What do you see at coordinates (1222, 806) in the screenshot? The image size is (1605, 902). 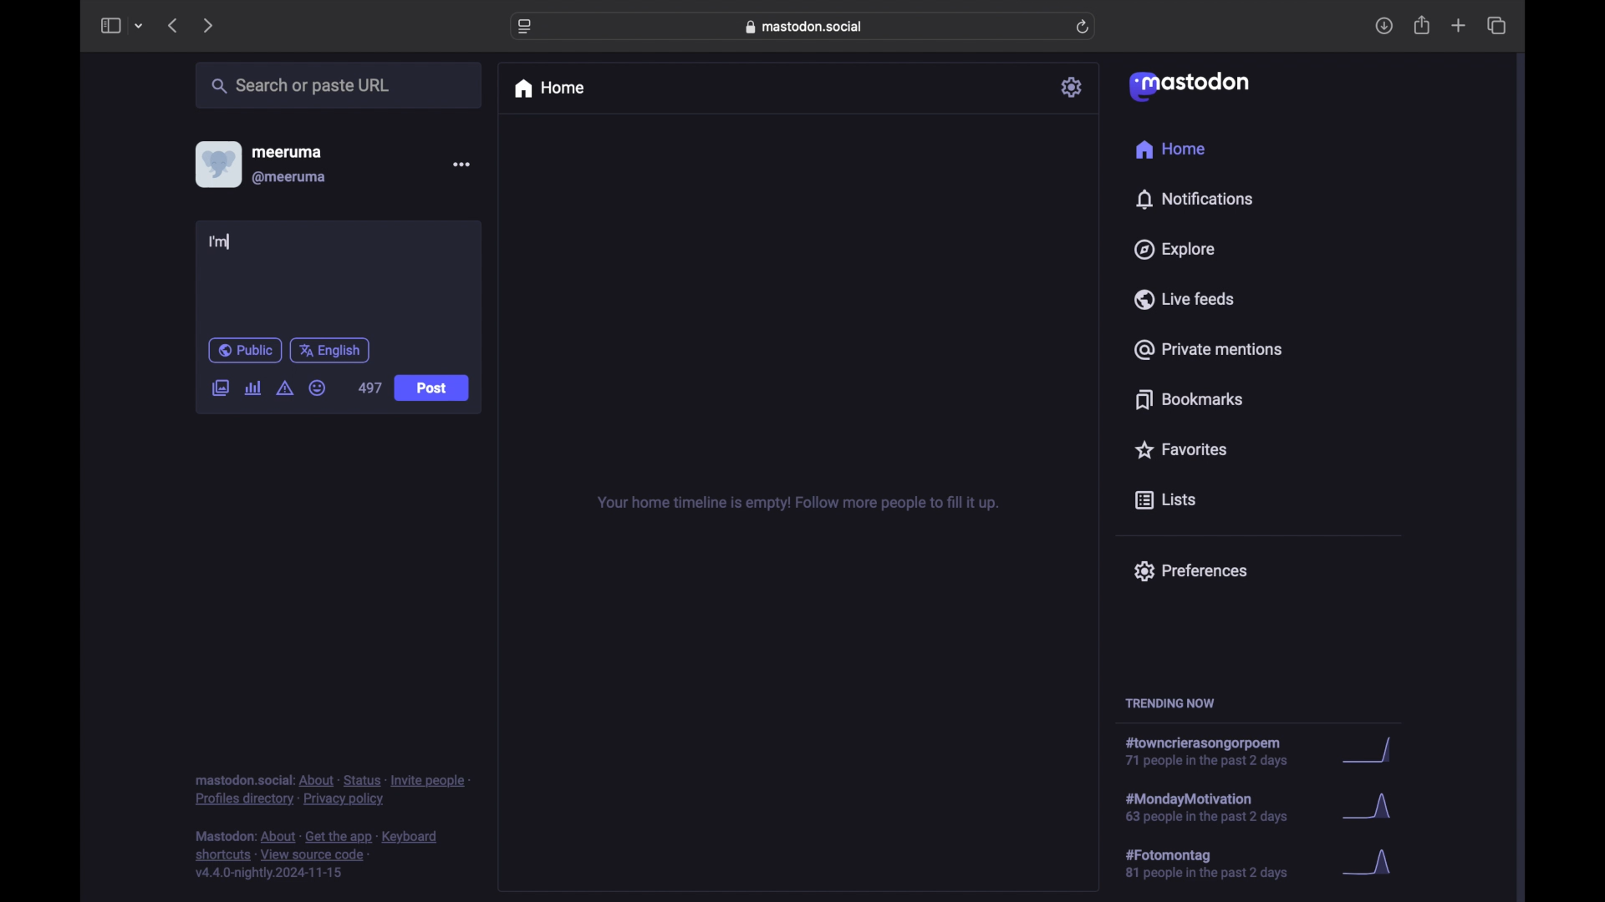 I see `hashtag  trend` at bounding box center [1222, 806].